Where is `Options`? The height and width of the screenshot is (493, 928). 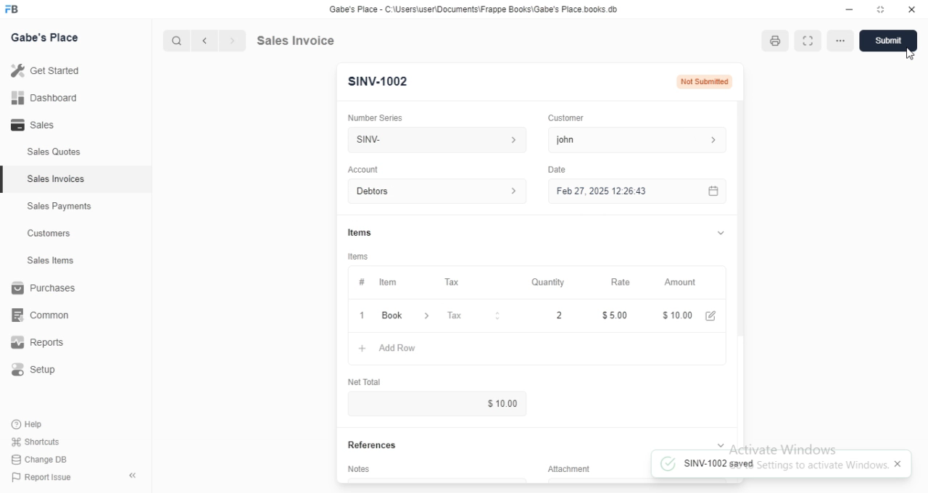
Options is located at coordinates (842, 41).